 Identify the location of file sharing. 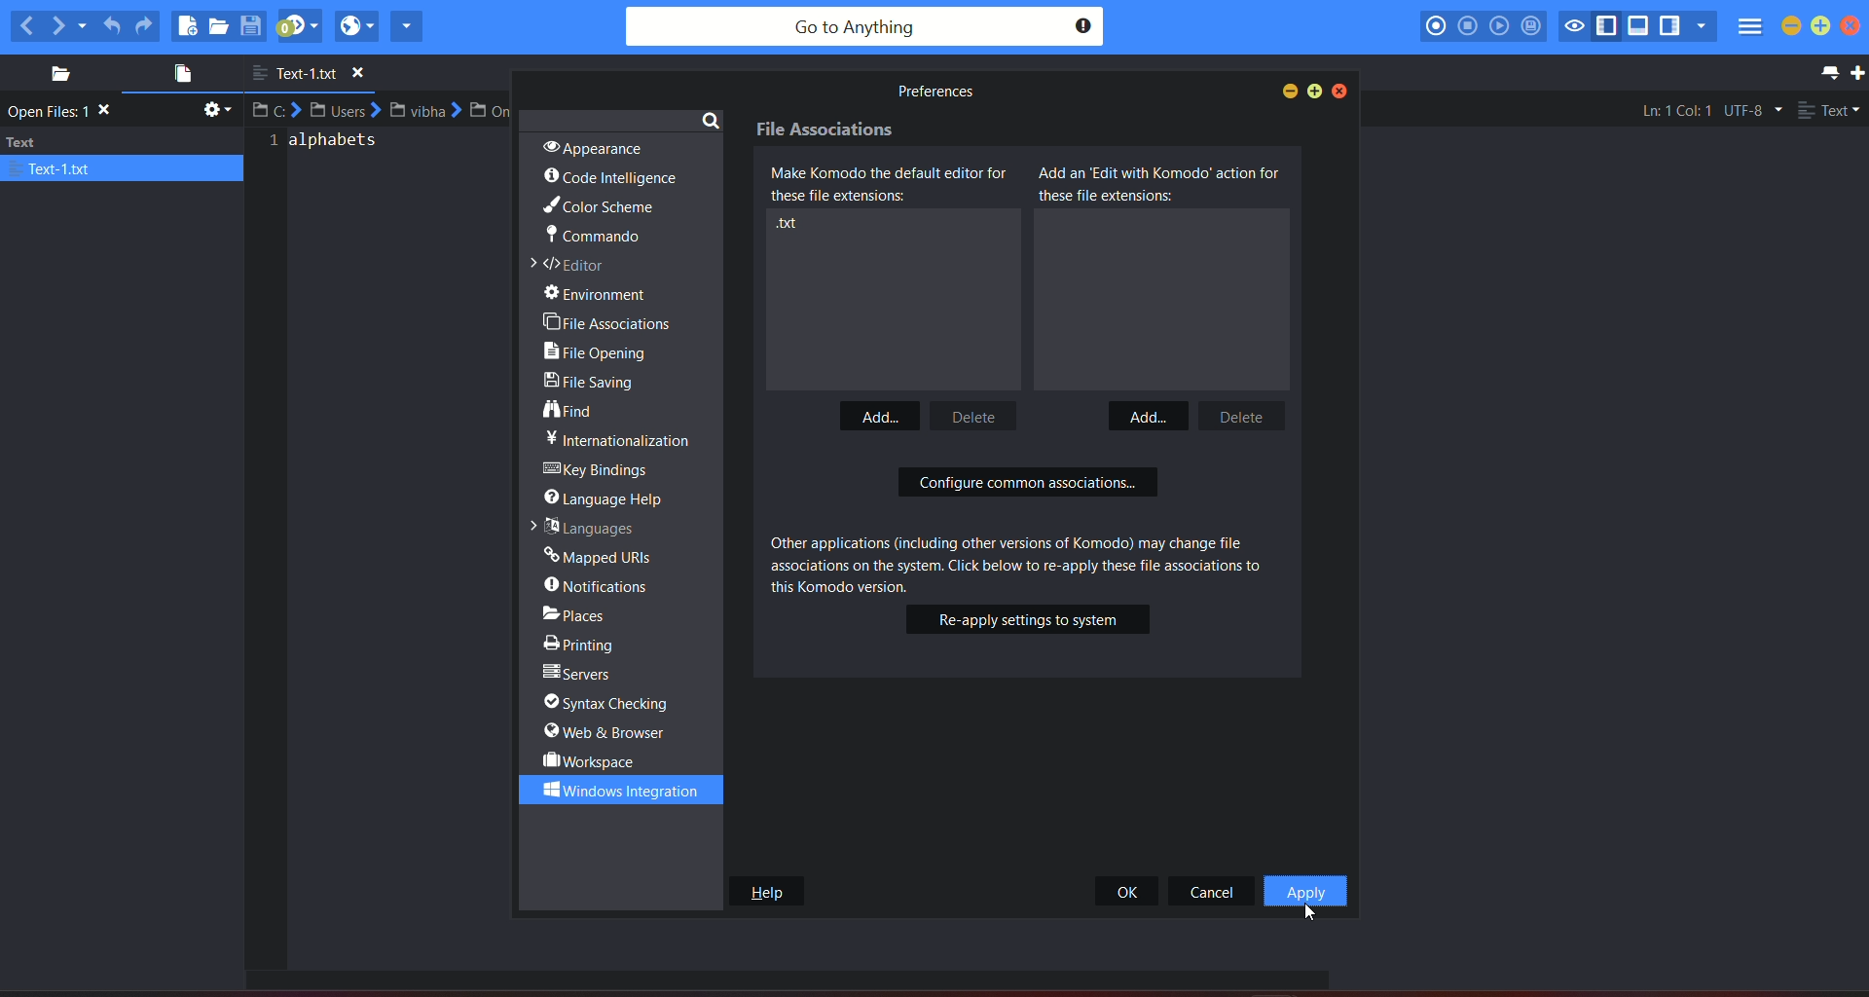
(596, 385).